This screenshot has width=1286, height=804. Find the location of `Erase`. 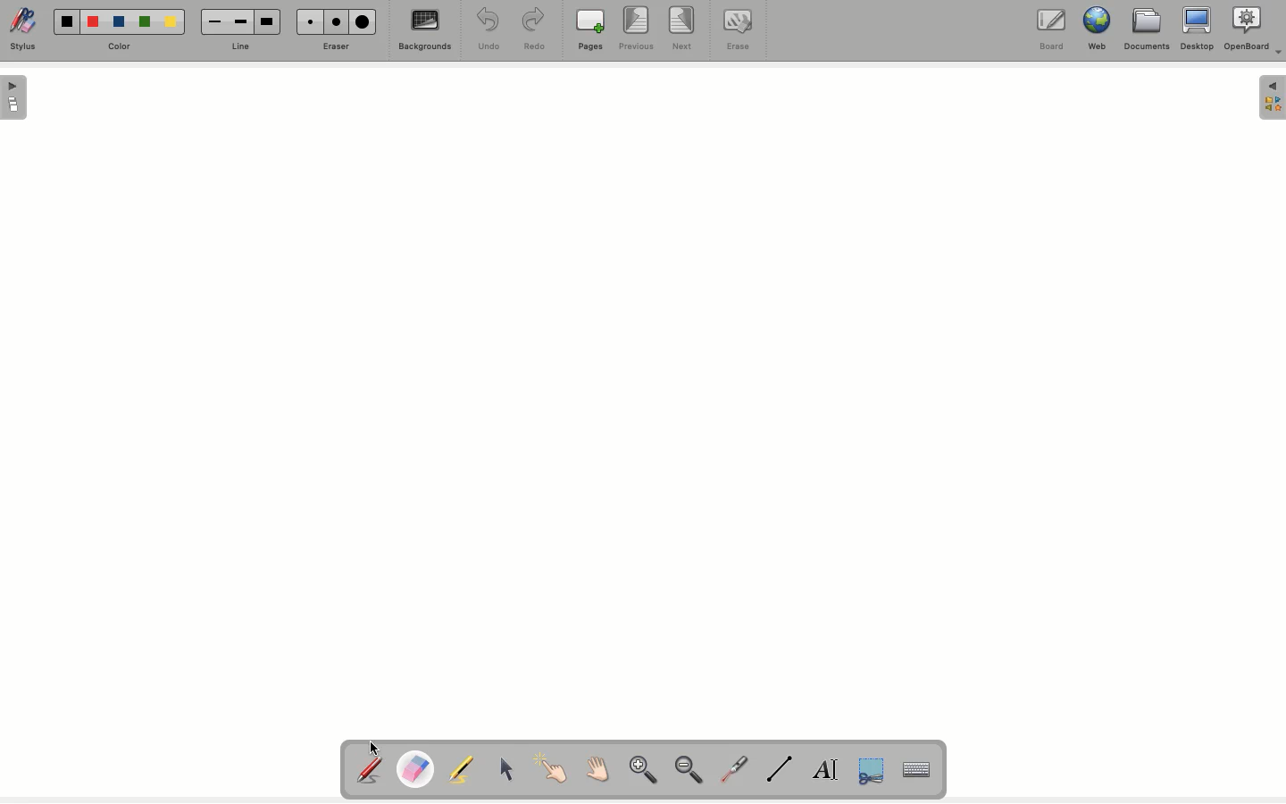

Erase is located at coordinates (335, 47).